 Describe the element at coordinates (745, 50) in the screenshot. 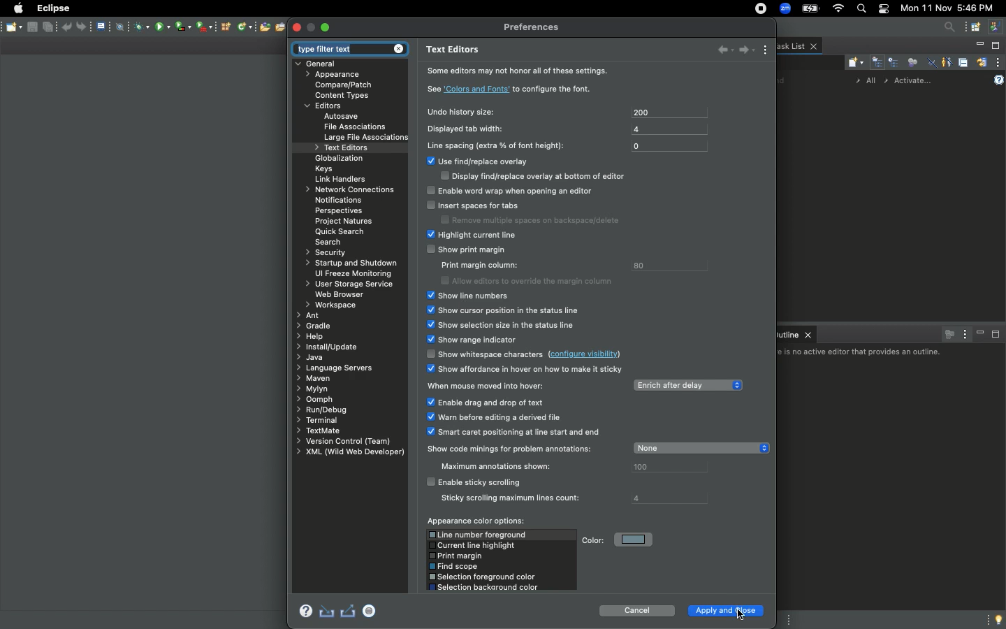

I see `Forward` at that location.